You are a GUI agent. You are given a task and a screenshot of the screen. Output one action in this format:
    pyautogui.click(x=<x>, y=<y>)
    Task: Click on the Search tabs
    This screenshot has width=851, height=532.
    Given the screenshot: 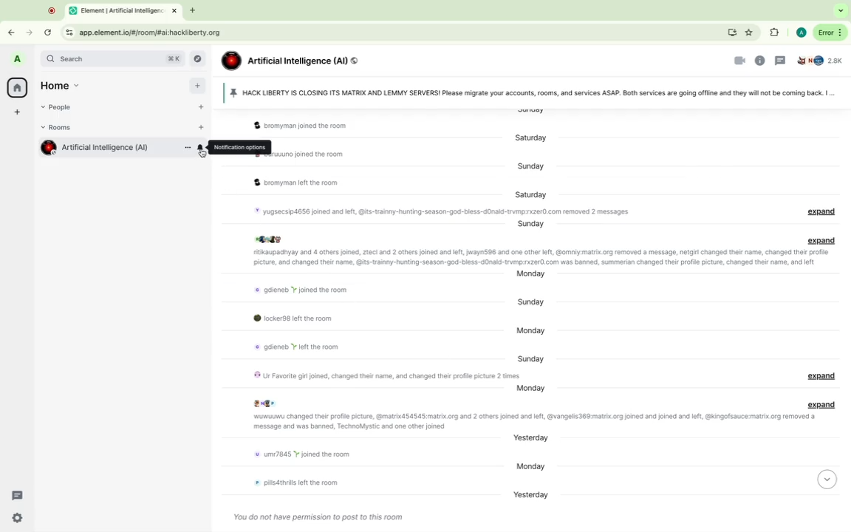 What is the action you would take?
    pyautogui.click(x=842, y=11)
    